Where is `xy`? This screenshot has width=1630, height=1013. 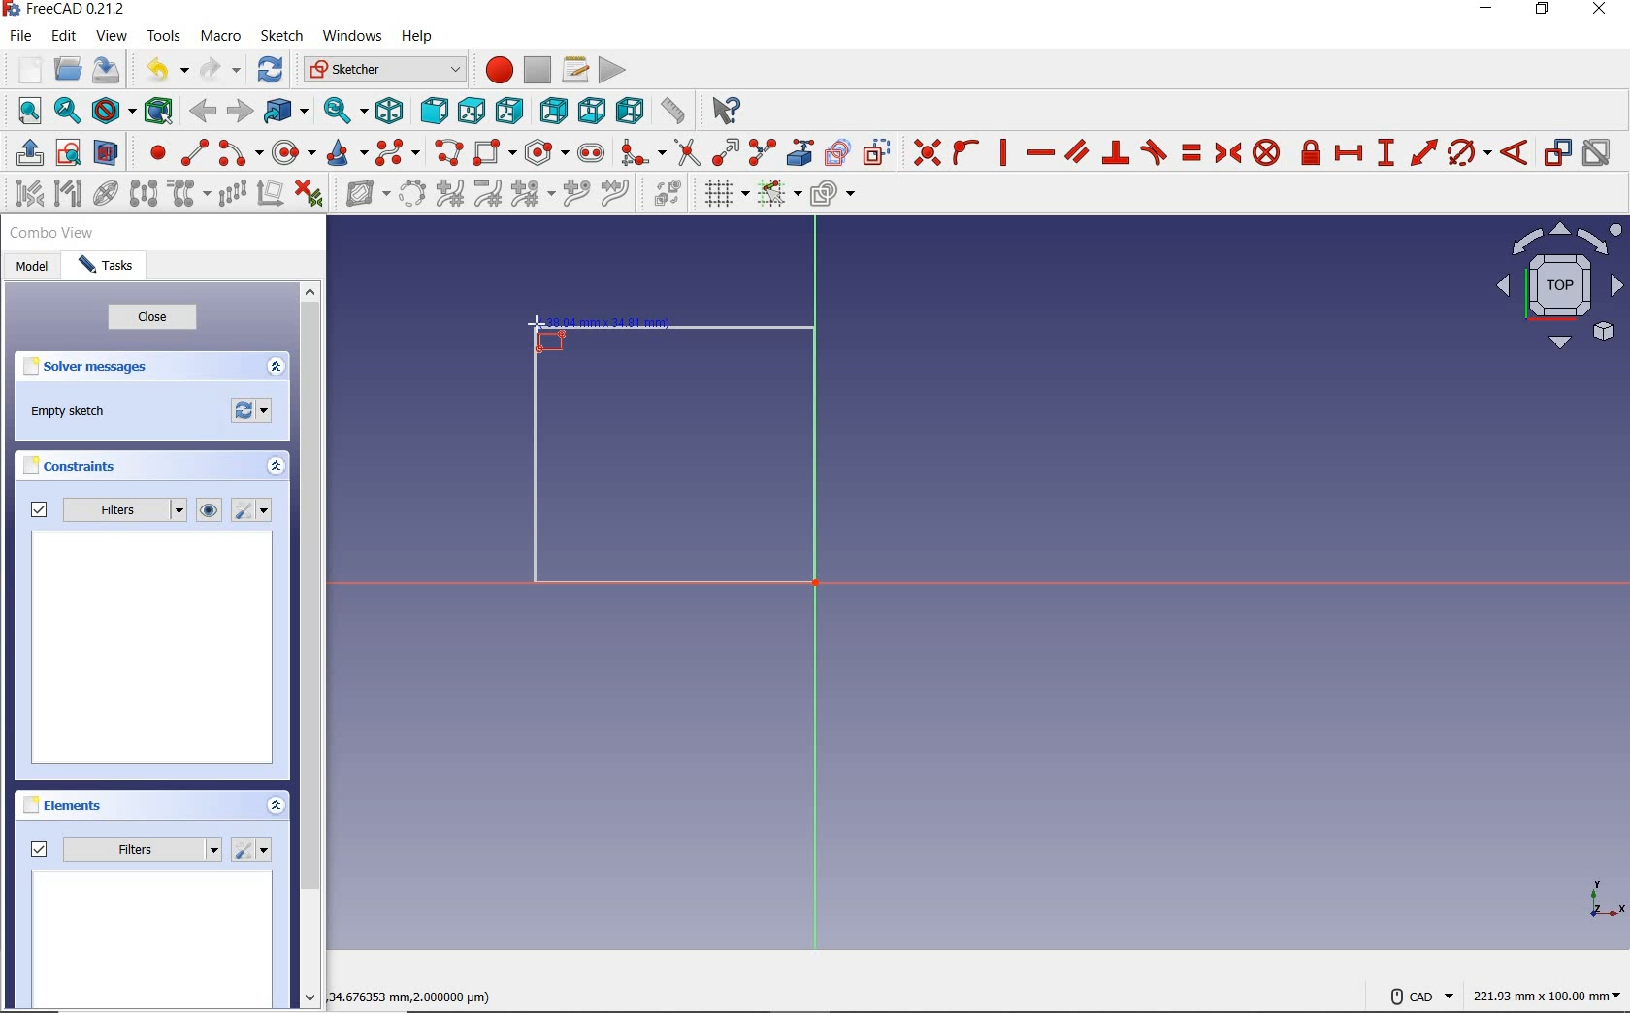 xy is located at coordinates (1594, 898).